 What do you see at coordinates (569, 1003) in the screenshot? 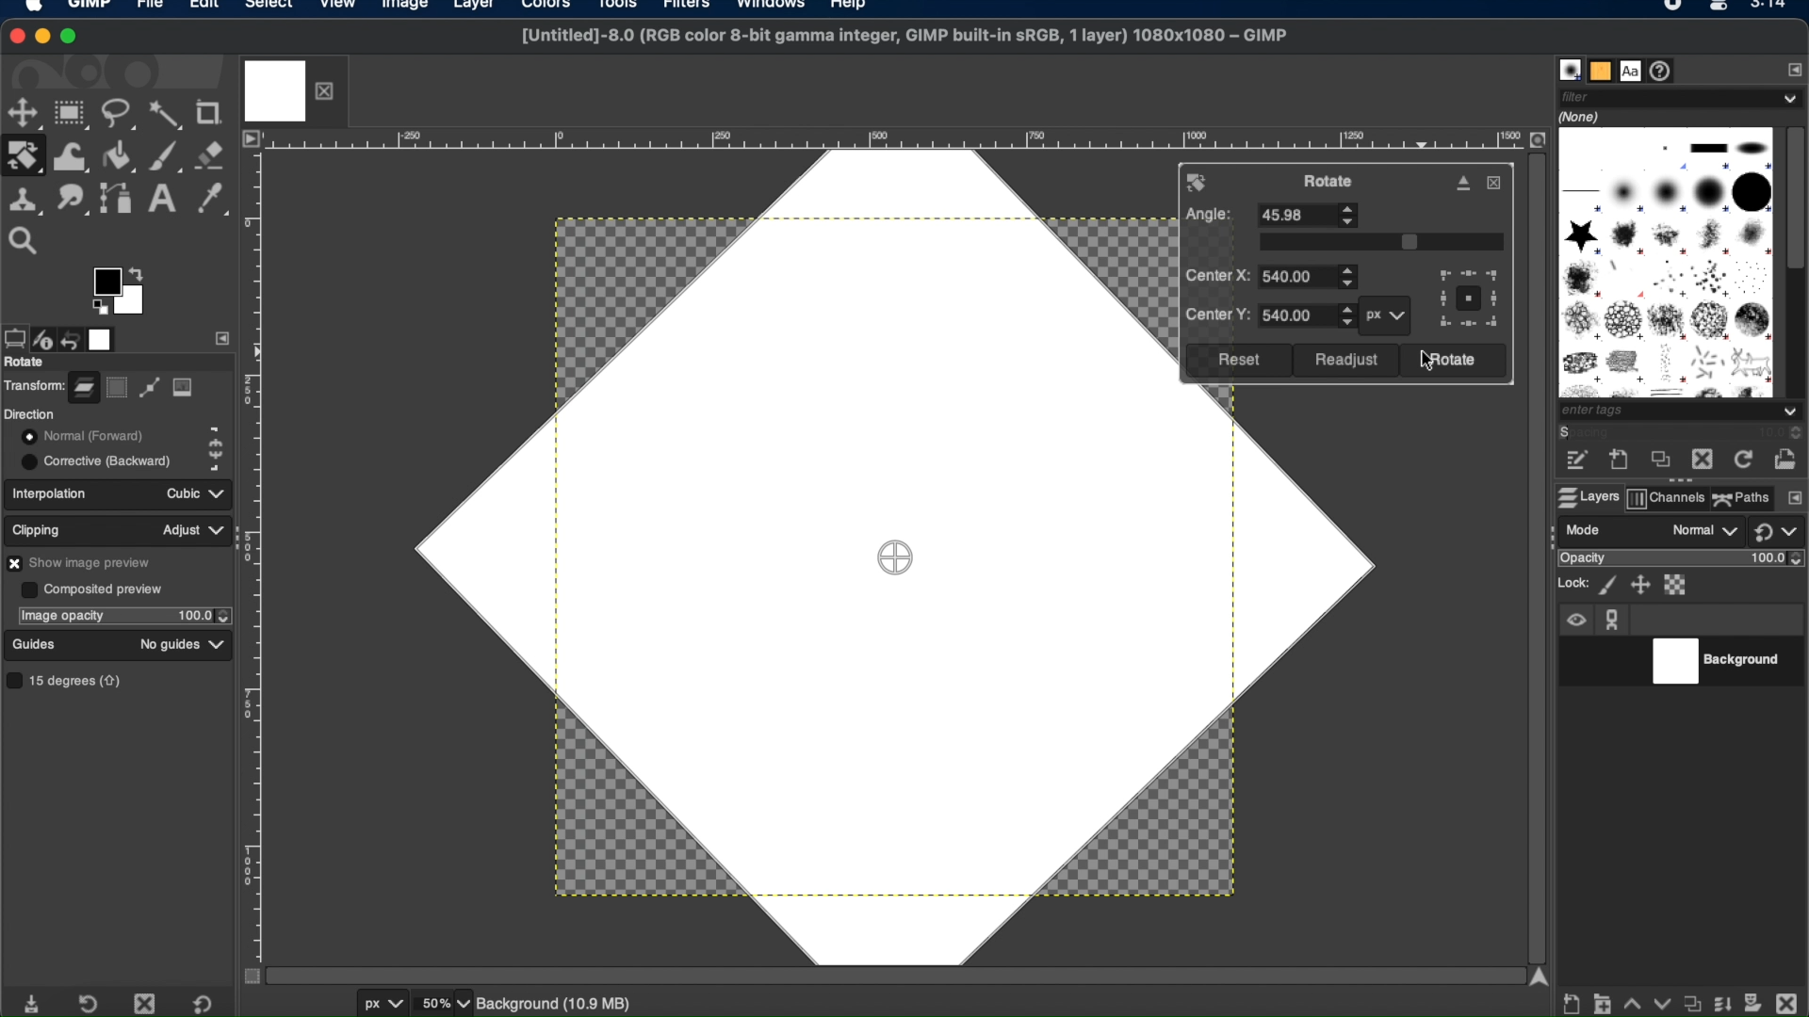
I see `background` at bounding box center [569, 1003].